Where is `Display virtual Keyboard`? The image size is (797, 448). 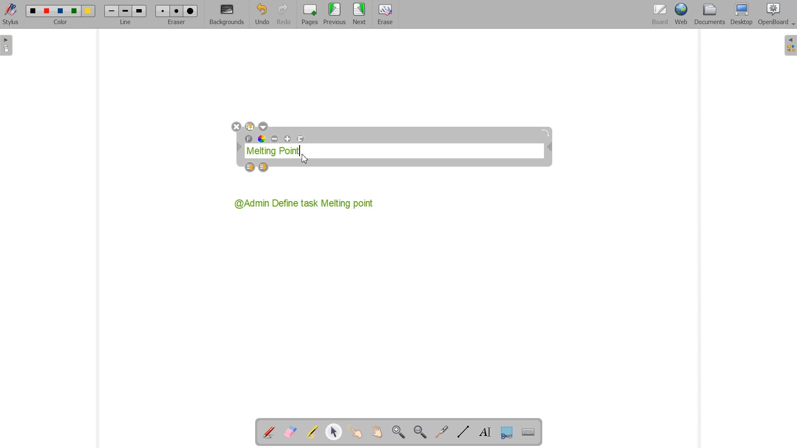 Display virtual Keyboard is located at coordinates (527, 431).